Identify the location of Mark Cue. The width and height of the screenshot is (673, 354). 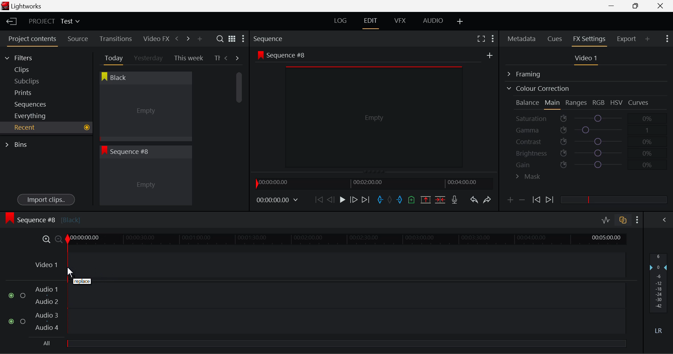
(411, 200).